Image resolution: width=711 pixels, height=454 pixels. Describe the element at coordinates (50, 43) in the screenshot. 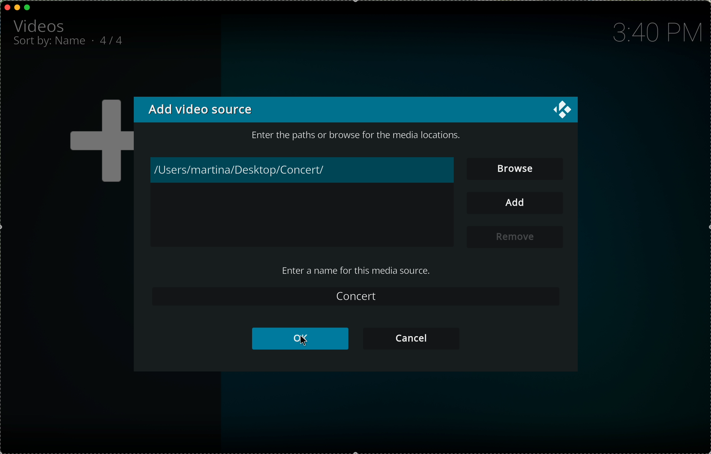

I see `sort by: name` at that location.